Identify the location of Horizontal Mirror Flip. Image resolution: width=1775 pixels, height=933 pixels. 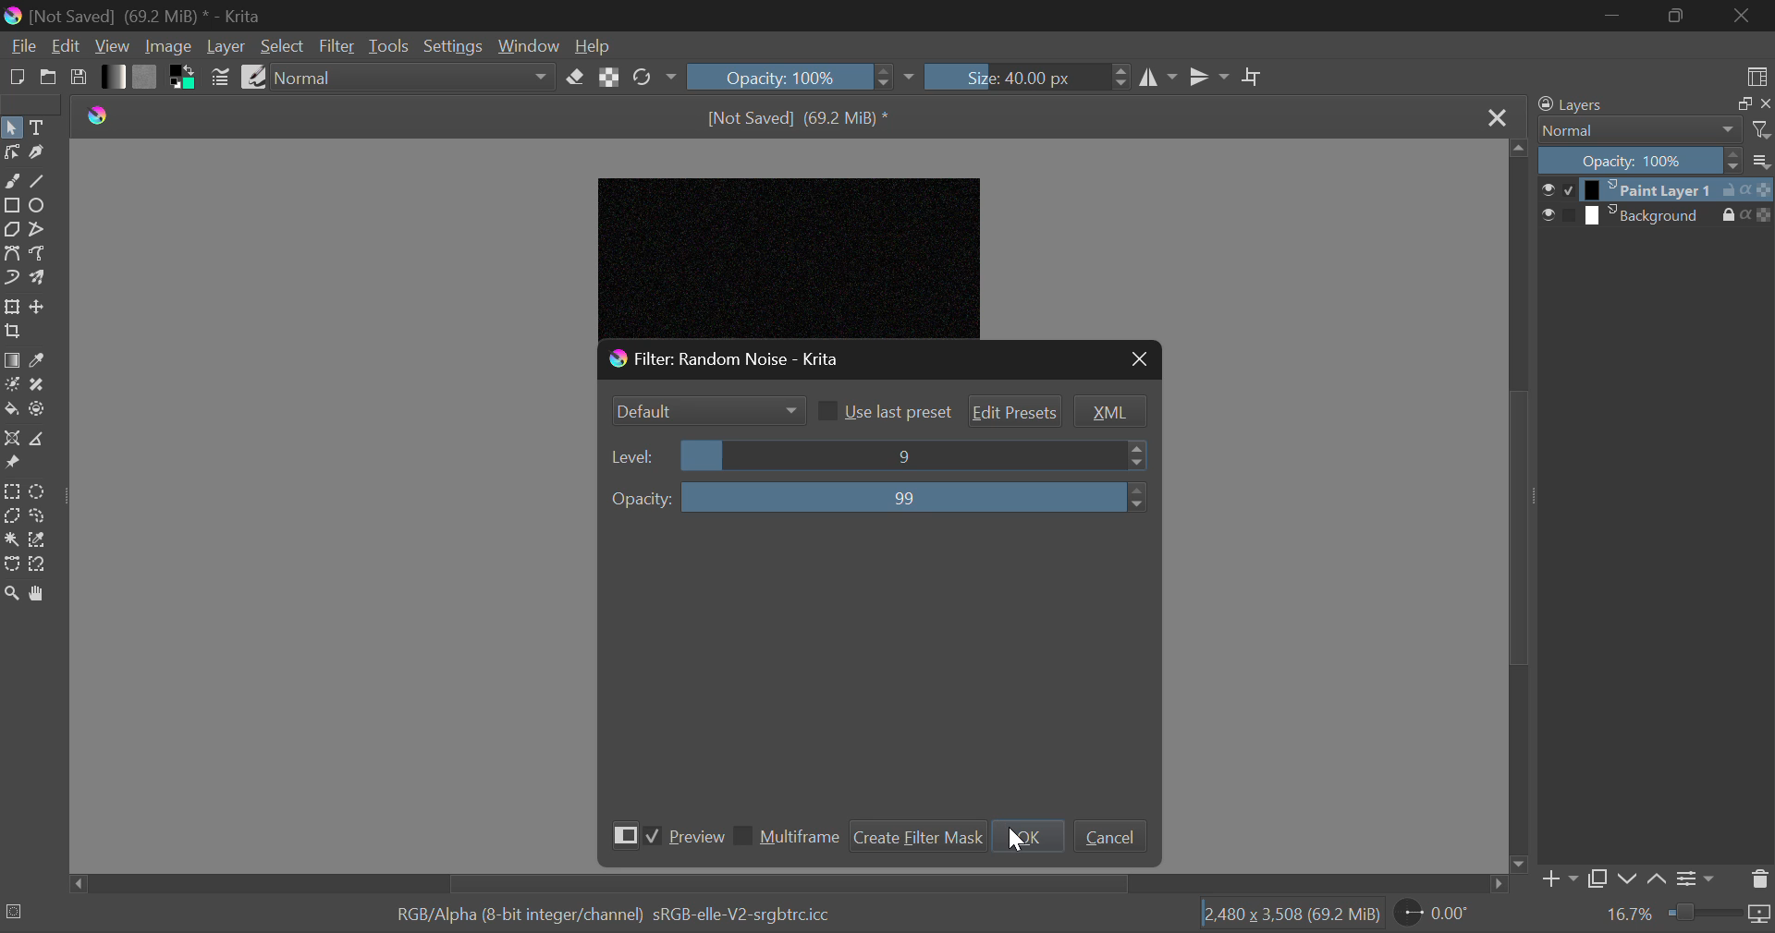
(1210, 76).